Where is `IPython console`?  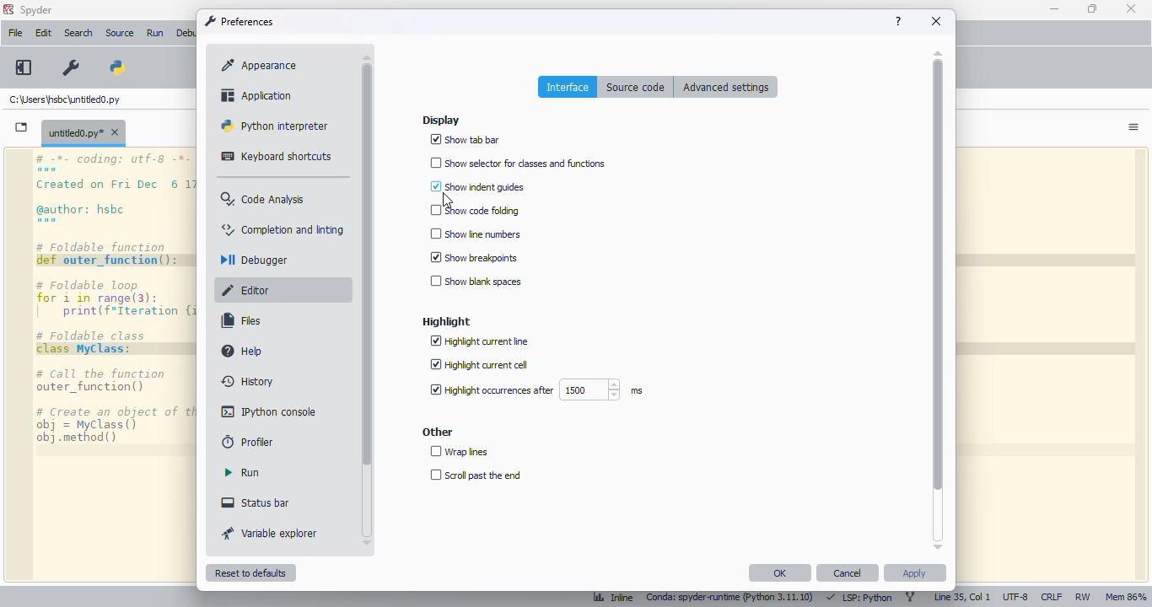
IPython console is located at coordinates (270, 411).